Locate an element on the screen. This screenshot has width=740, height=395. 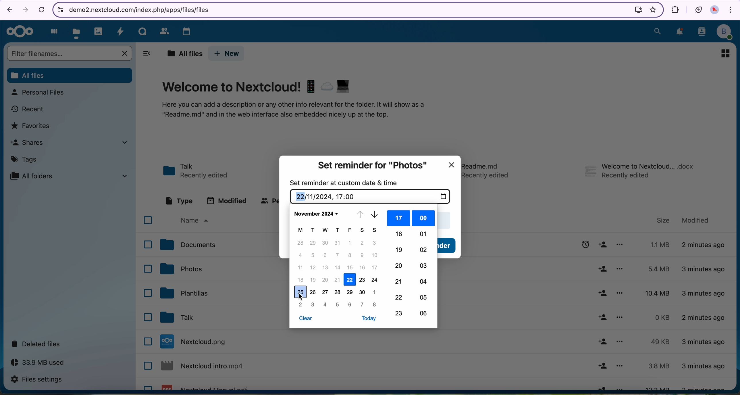
Nextcloud pdf is located at coordinates (207, 386).